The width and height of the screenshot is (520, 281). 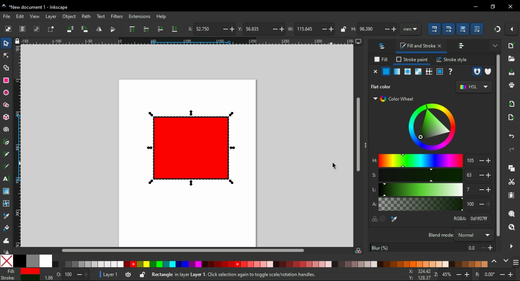 I want to click on alpha (opacity), so click(x=420, y=204).